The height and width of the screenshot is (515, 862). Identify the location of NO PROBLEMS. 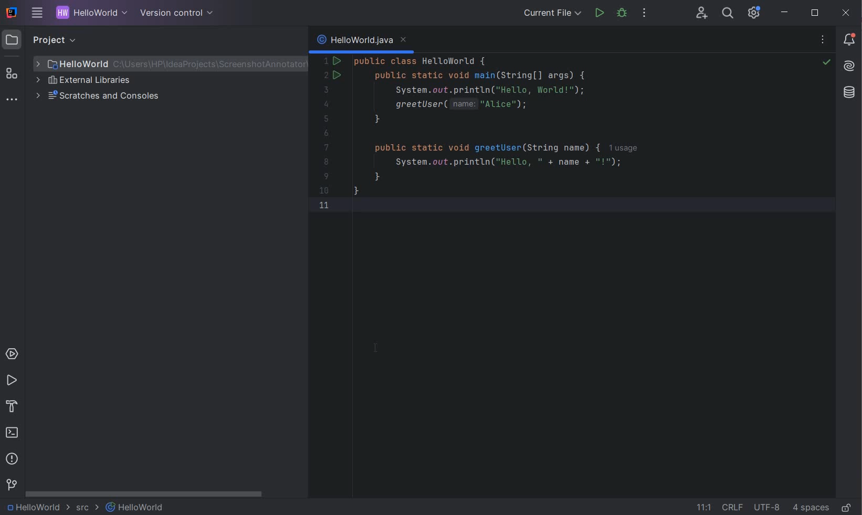
(826, 63).